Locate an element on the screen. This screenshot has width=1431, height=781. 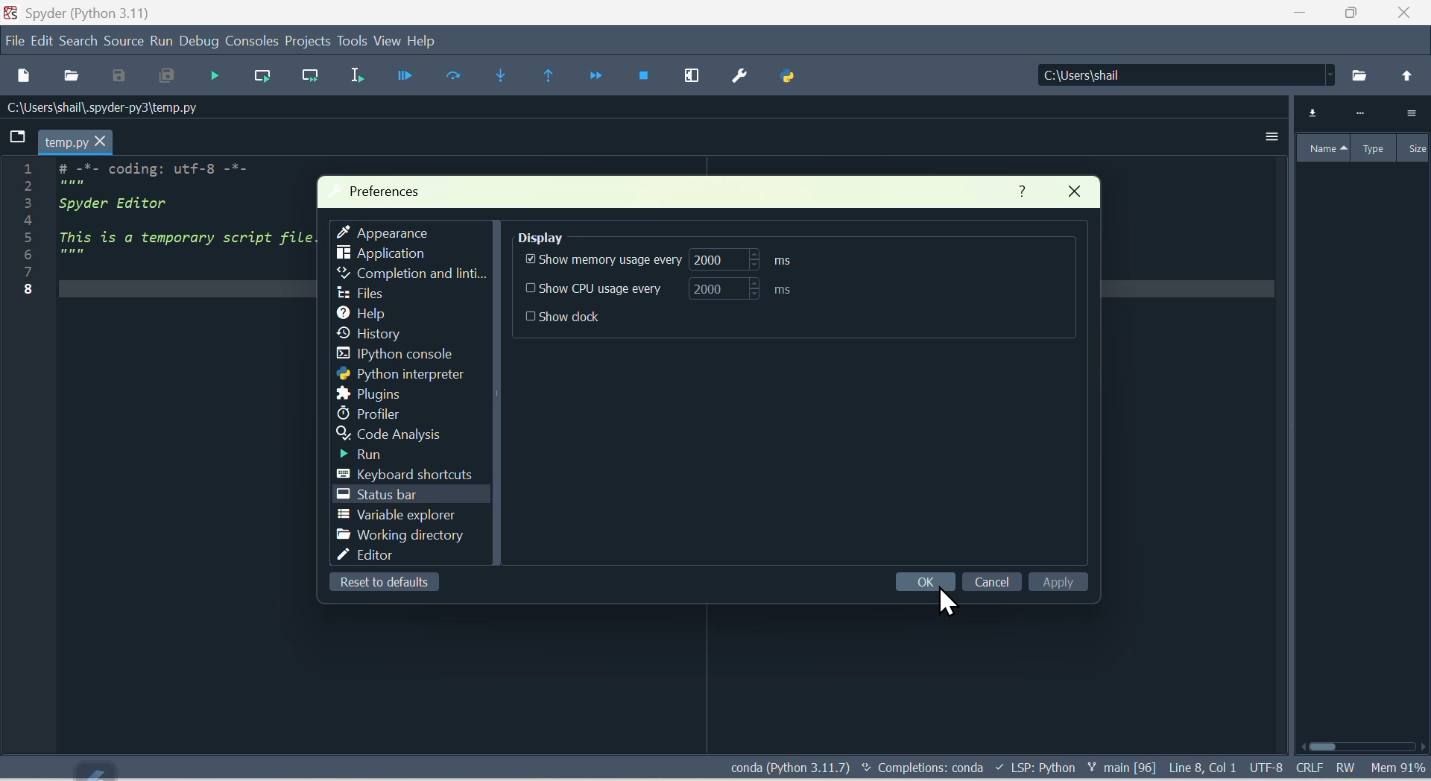
Reset to default is located at coordinates (396, 586).